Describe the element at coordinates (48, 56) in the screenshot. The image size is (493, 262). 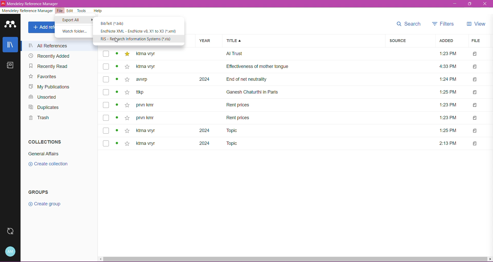
I see `Recently Added` at that location.